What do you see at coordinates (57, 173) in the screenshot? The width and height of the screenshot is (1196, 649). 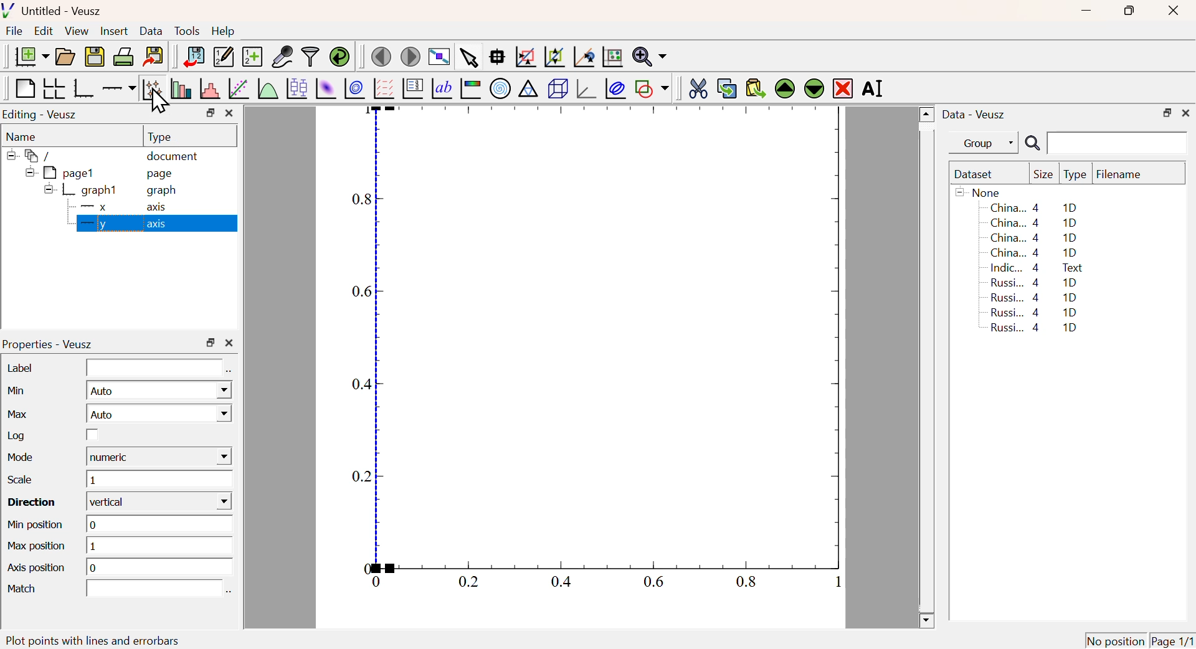 I see `pagel` at bounding box center [57, 173].